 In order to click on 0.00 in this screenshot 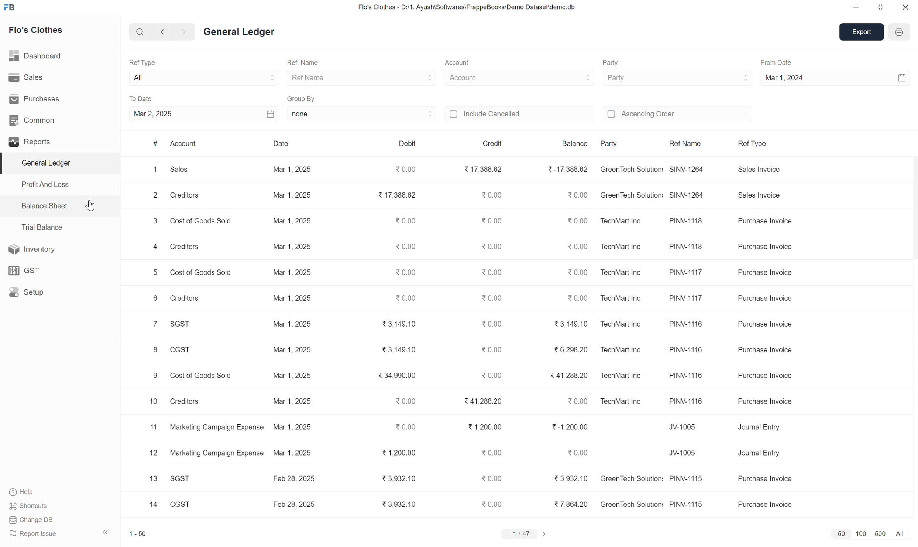, I will do `click(402, 427)`.